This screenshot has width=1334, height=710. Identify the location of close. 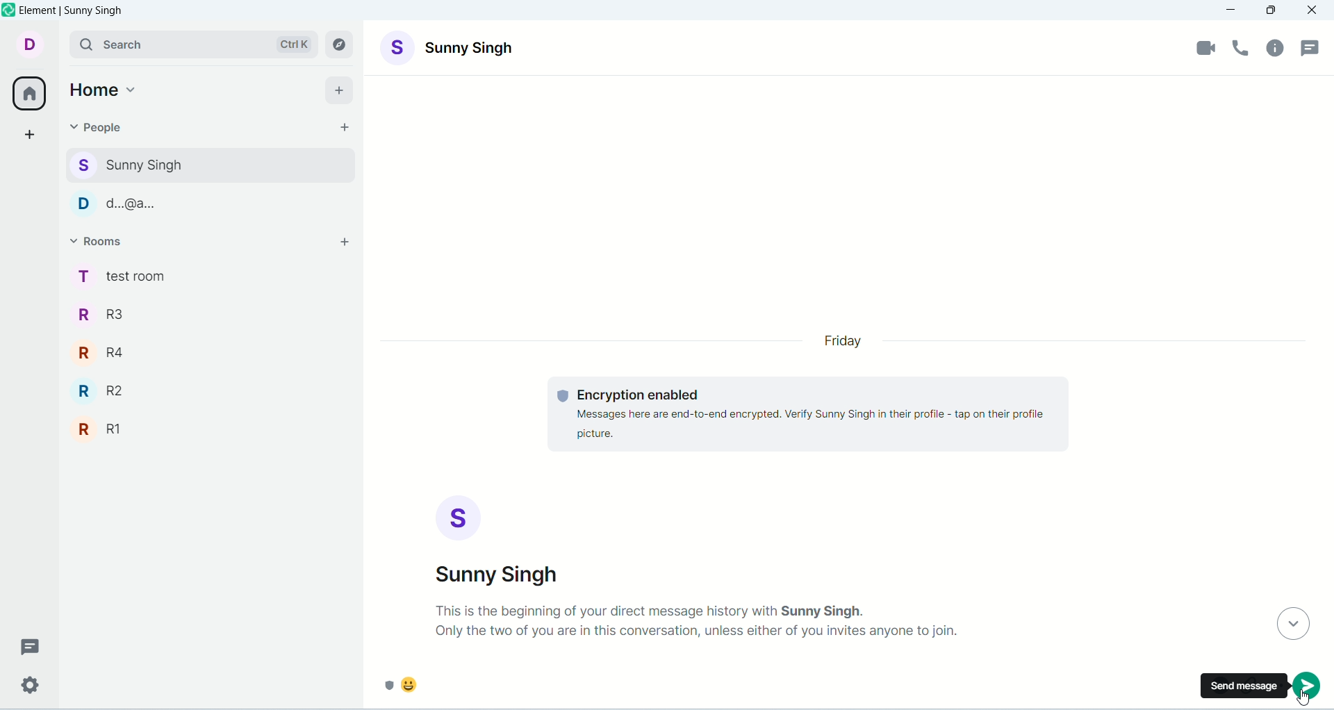
(1314, 10).